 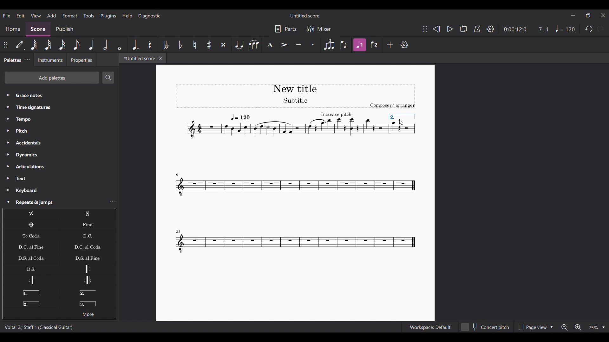 I want to click on D.C. al Coda, so click(x=88, y=247).